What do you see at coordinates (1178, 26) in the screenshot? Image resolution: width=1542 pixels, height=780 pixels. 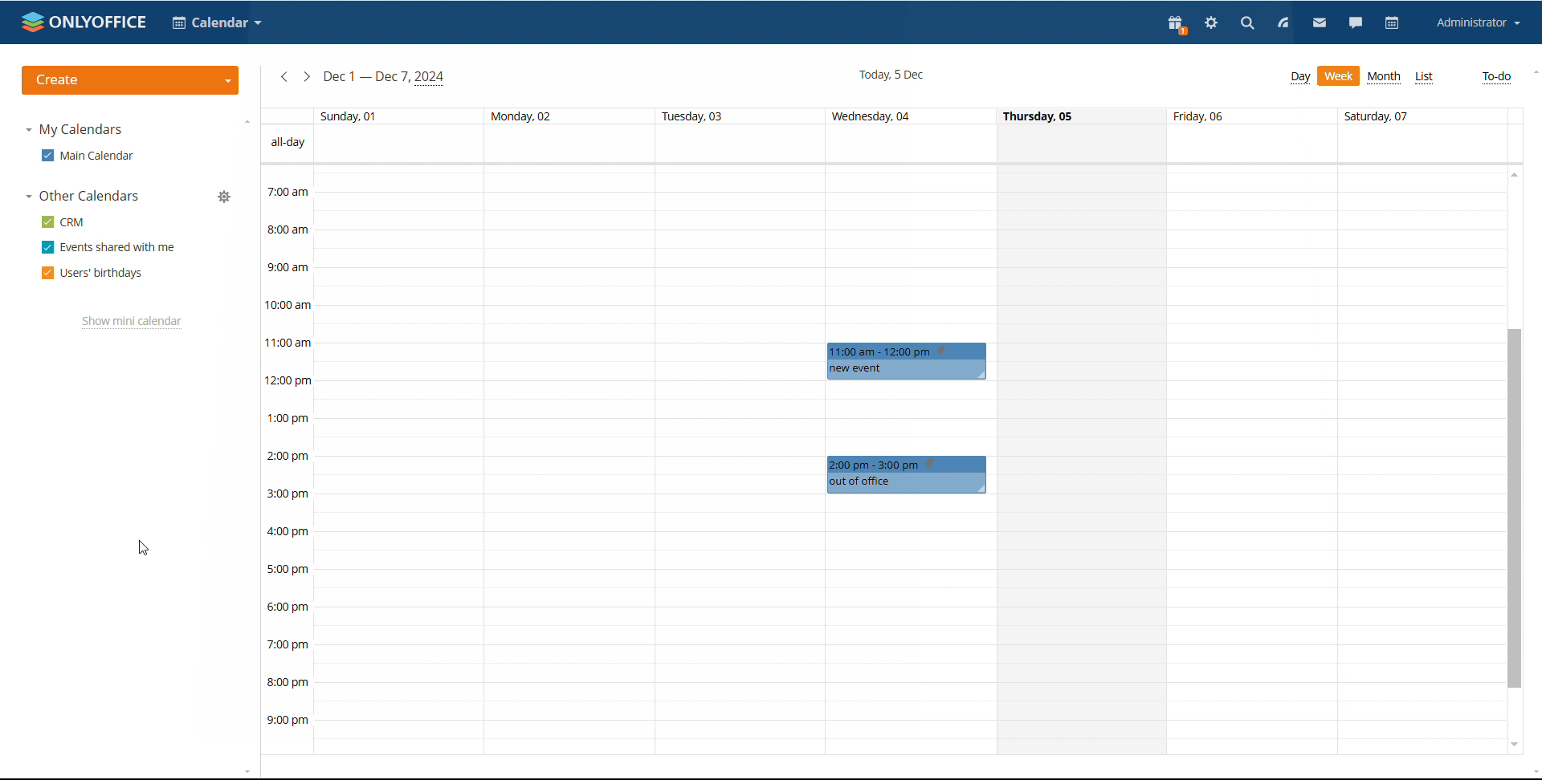 I see `present` at bounding box center [1178, 26].